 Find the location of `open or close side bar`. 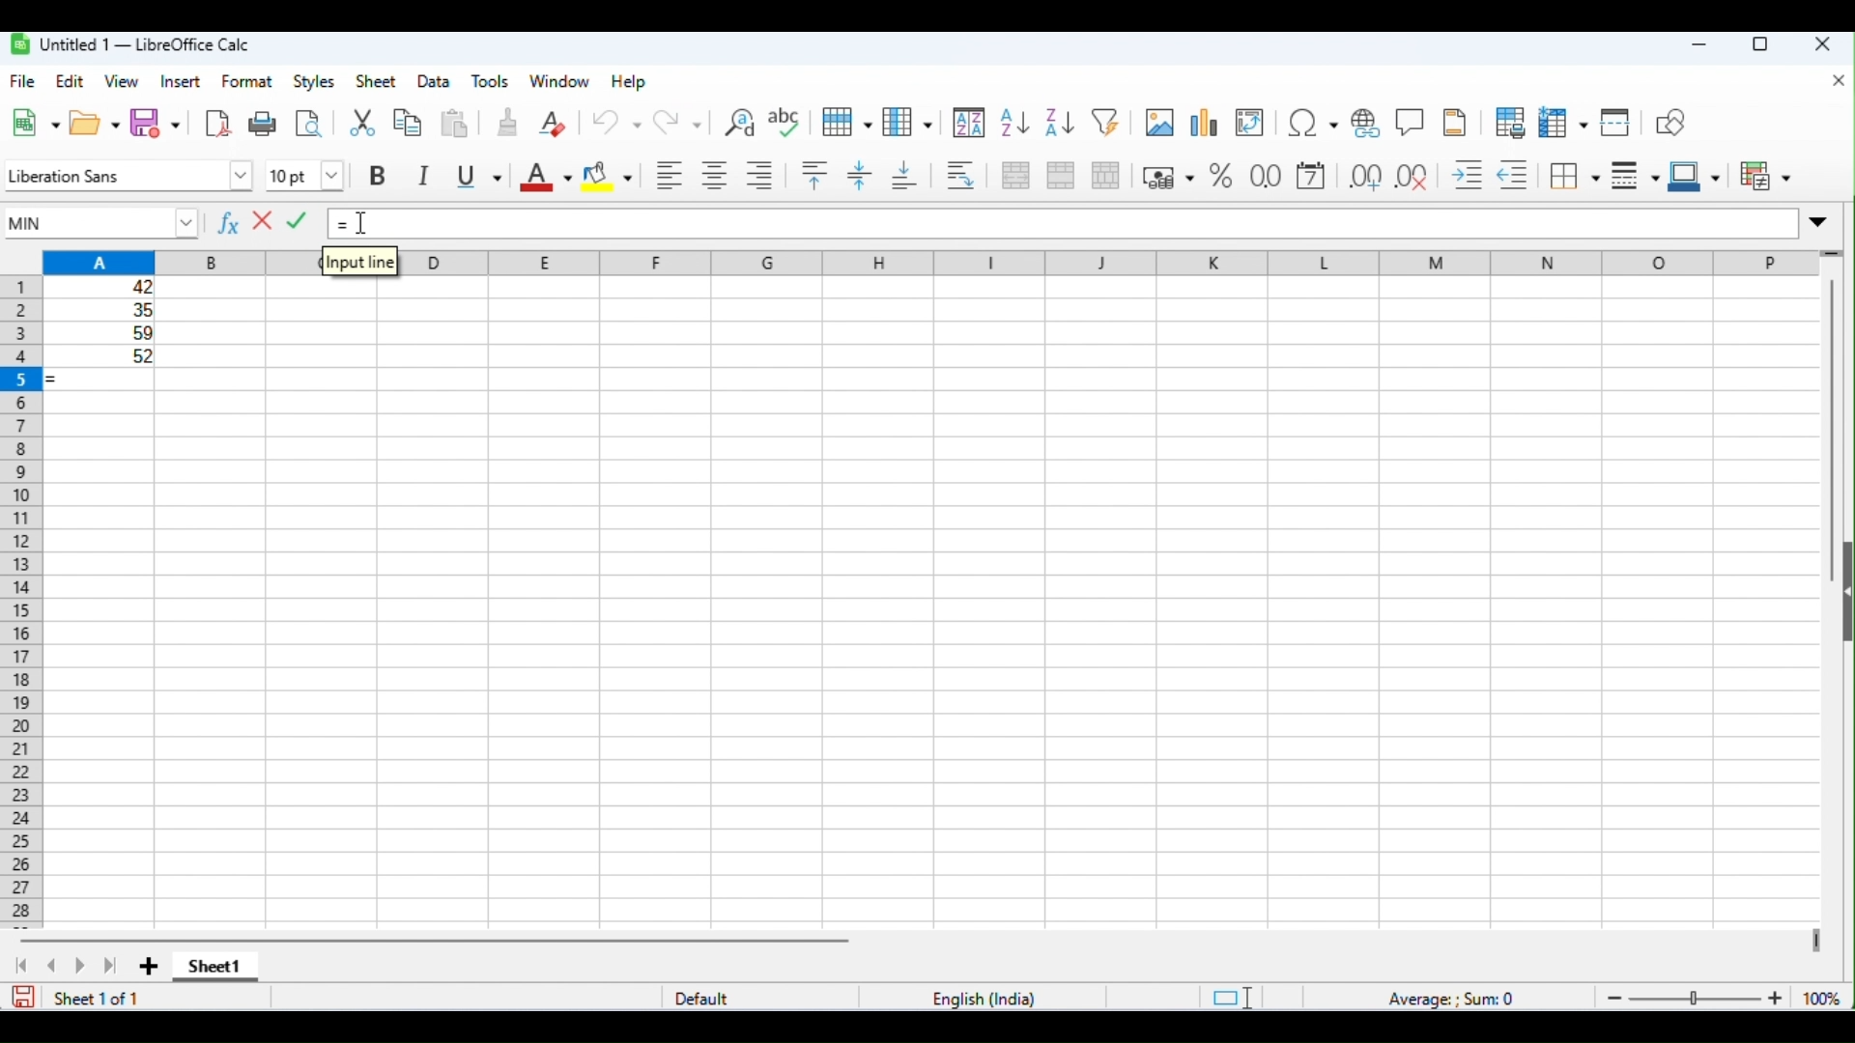

open or close side bar is located at coordinates (1843, 597).